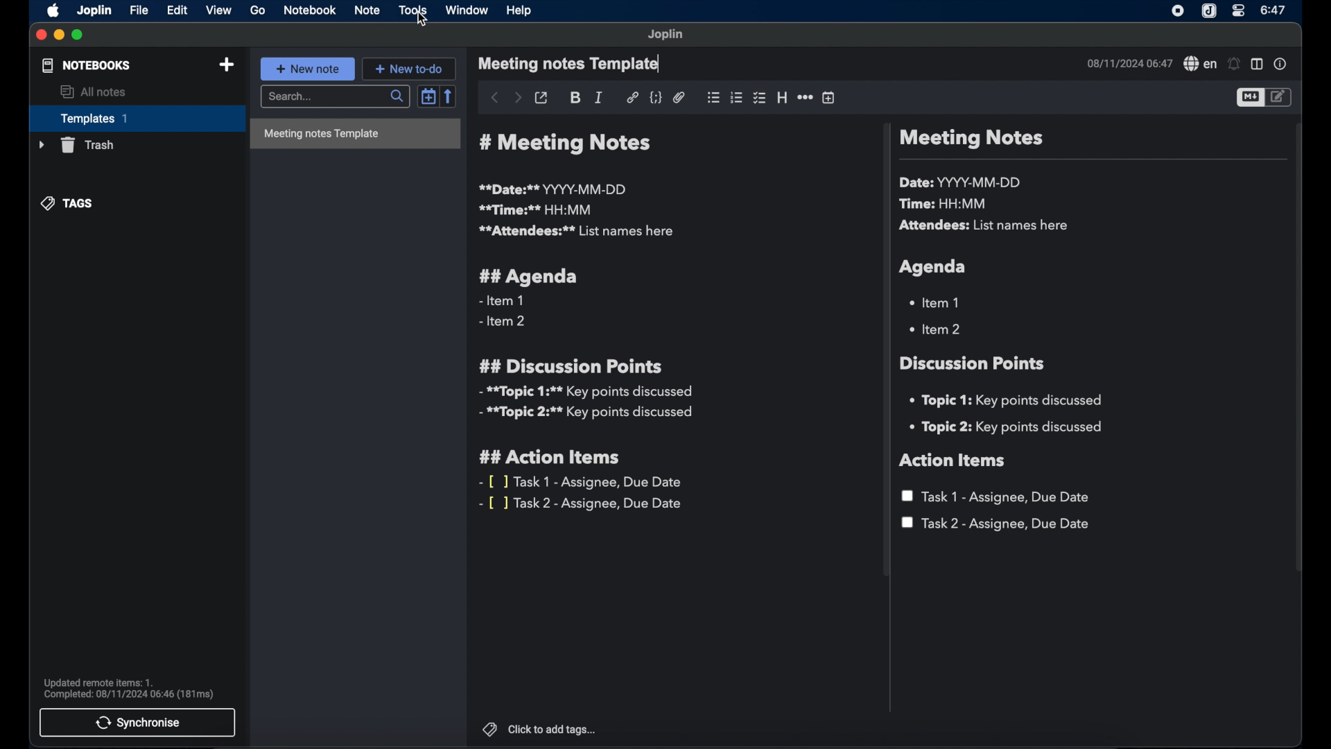 The image size is (1331, 749). I want to click on item 1, so click(937, 302).